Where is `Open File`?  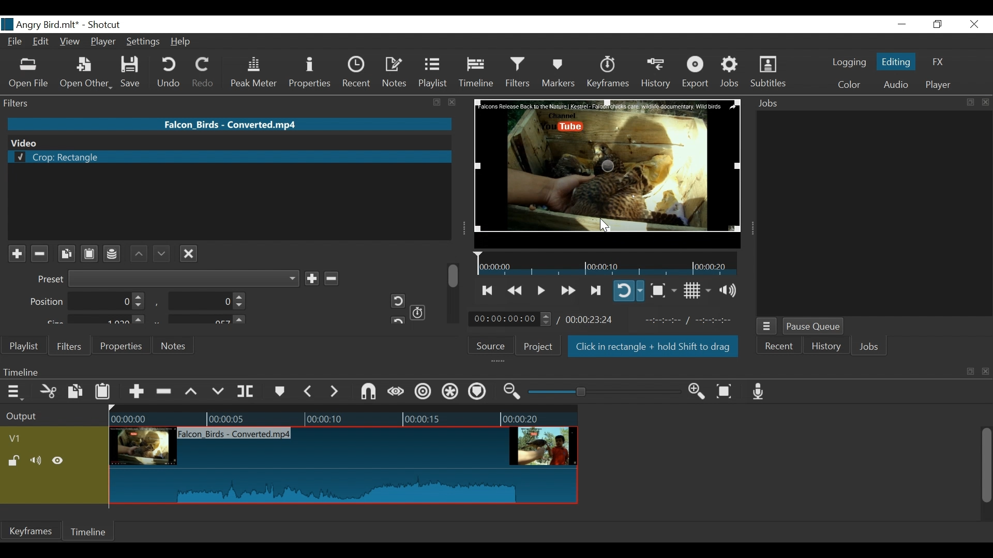
Open File is located at coordinates (29, 74).